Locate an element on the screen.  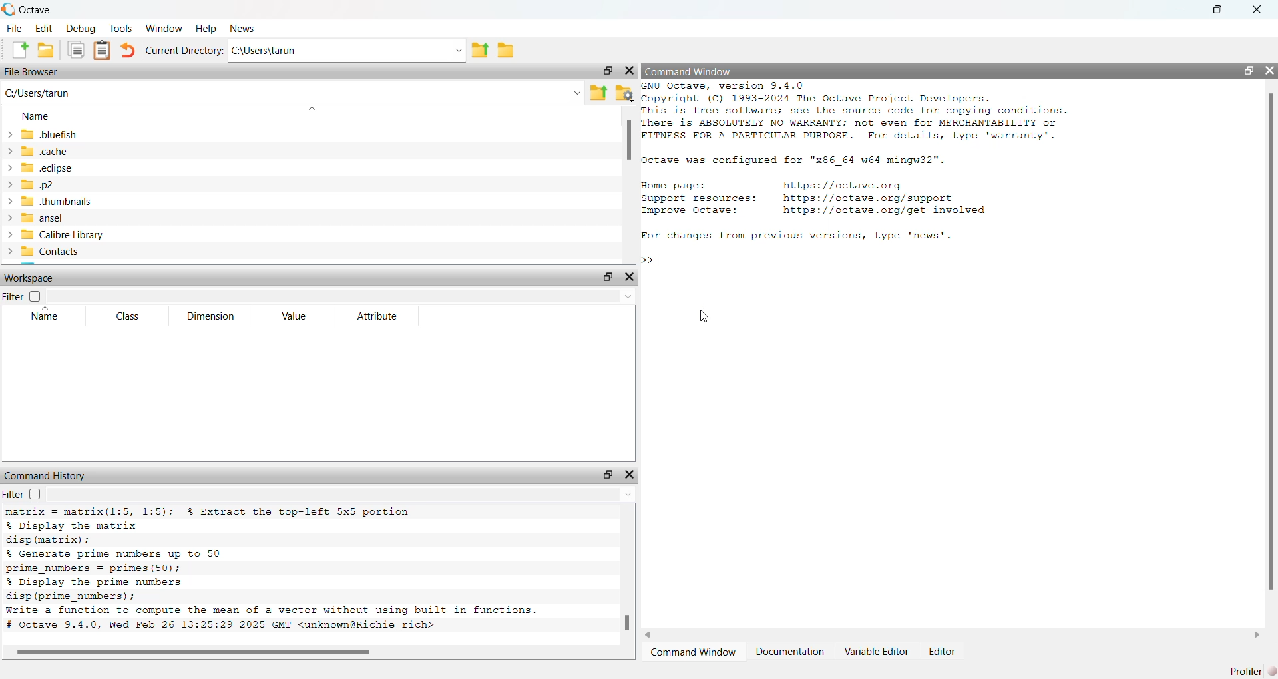
name is located at coordinates (47, 314).